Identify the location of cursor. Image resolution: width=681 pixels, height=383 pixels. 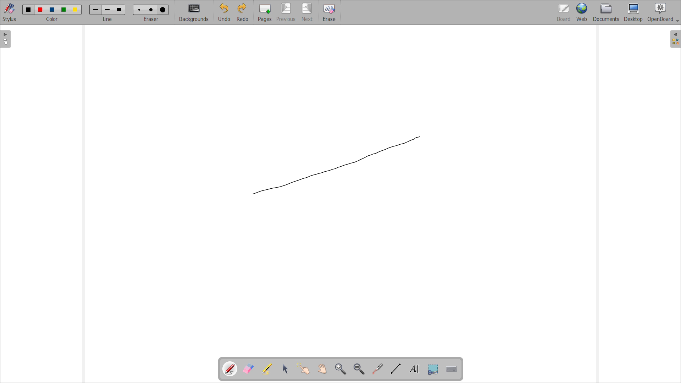
(419, 138).